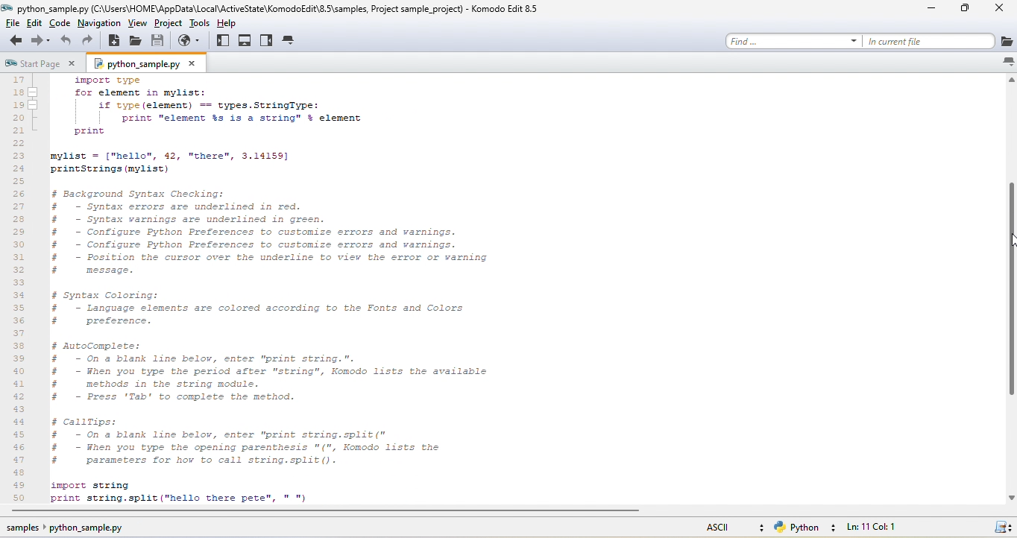 This screenshot has width=1017, height=538. Describe the element at coordinates (61, 23) in the screenshot. I see `code` at that location.